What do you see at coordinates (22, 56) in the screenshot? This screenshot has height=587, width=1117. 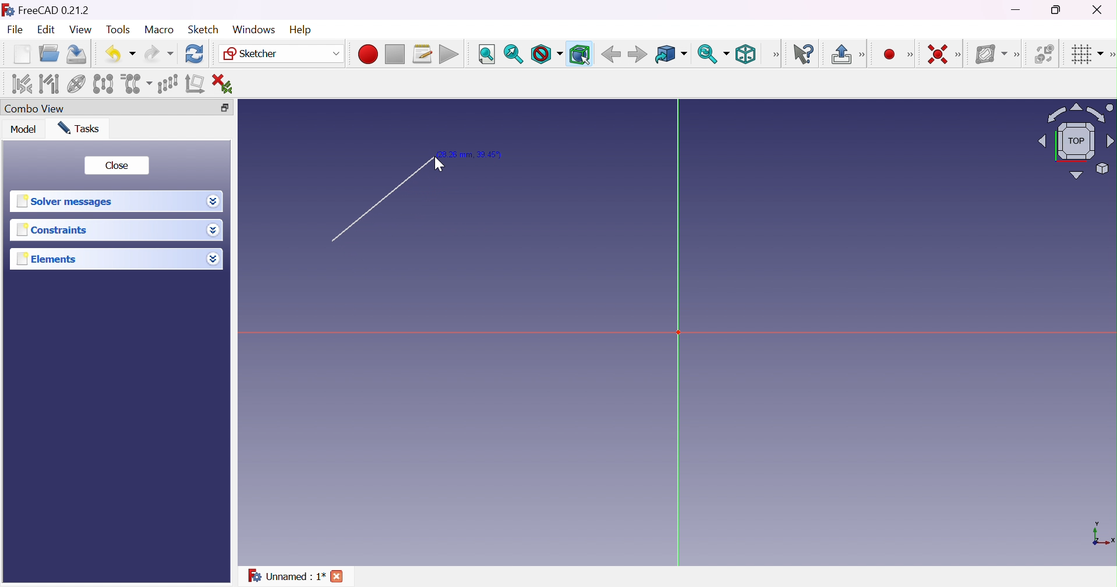 I see `New` at bounding box center [22, 56].